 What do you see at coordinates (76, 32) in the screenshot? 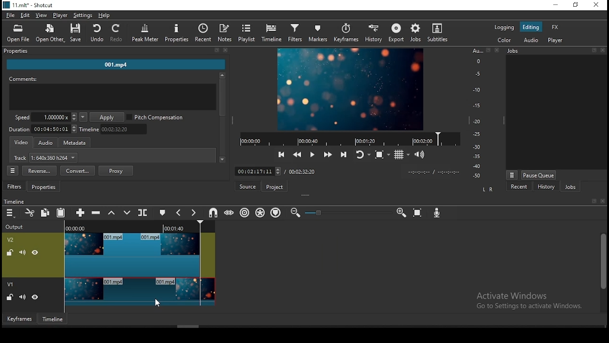
I see `save` at bounding box center [76, 32].